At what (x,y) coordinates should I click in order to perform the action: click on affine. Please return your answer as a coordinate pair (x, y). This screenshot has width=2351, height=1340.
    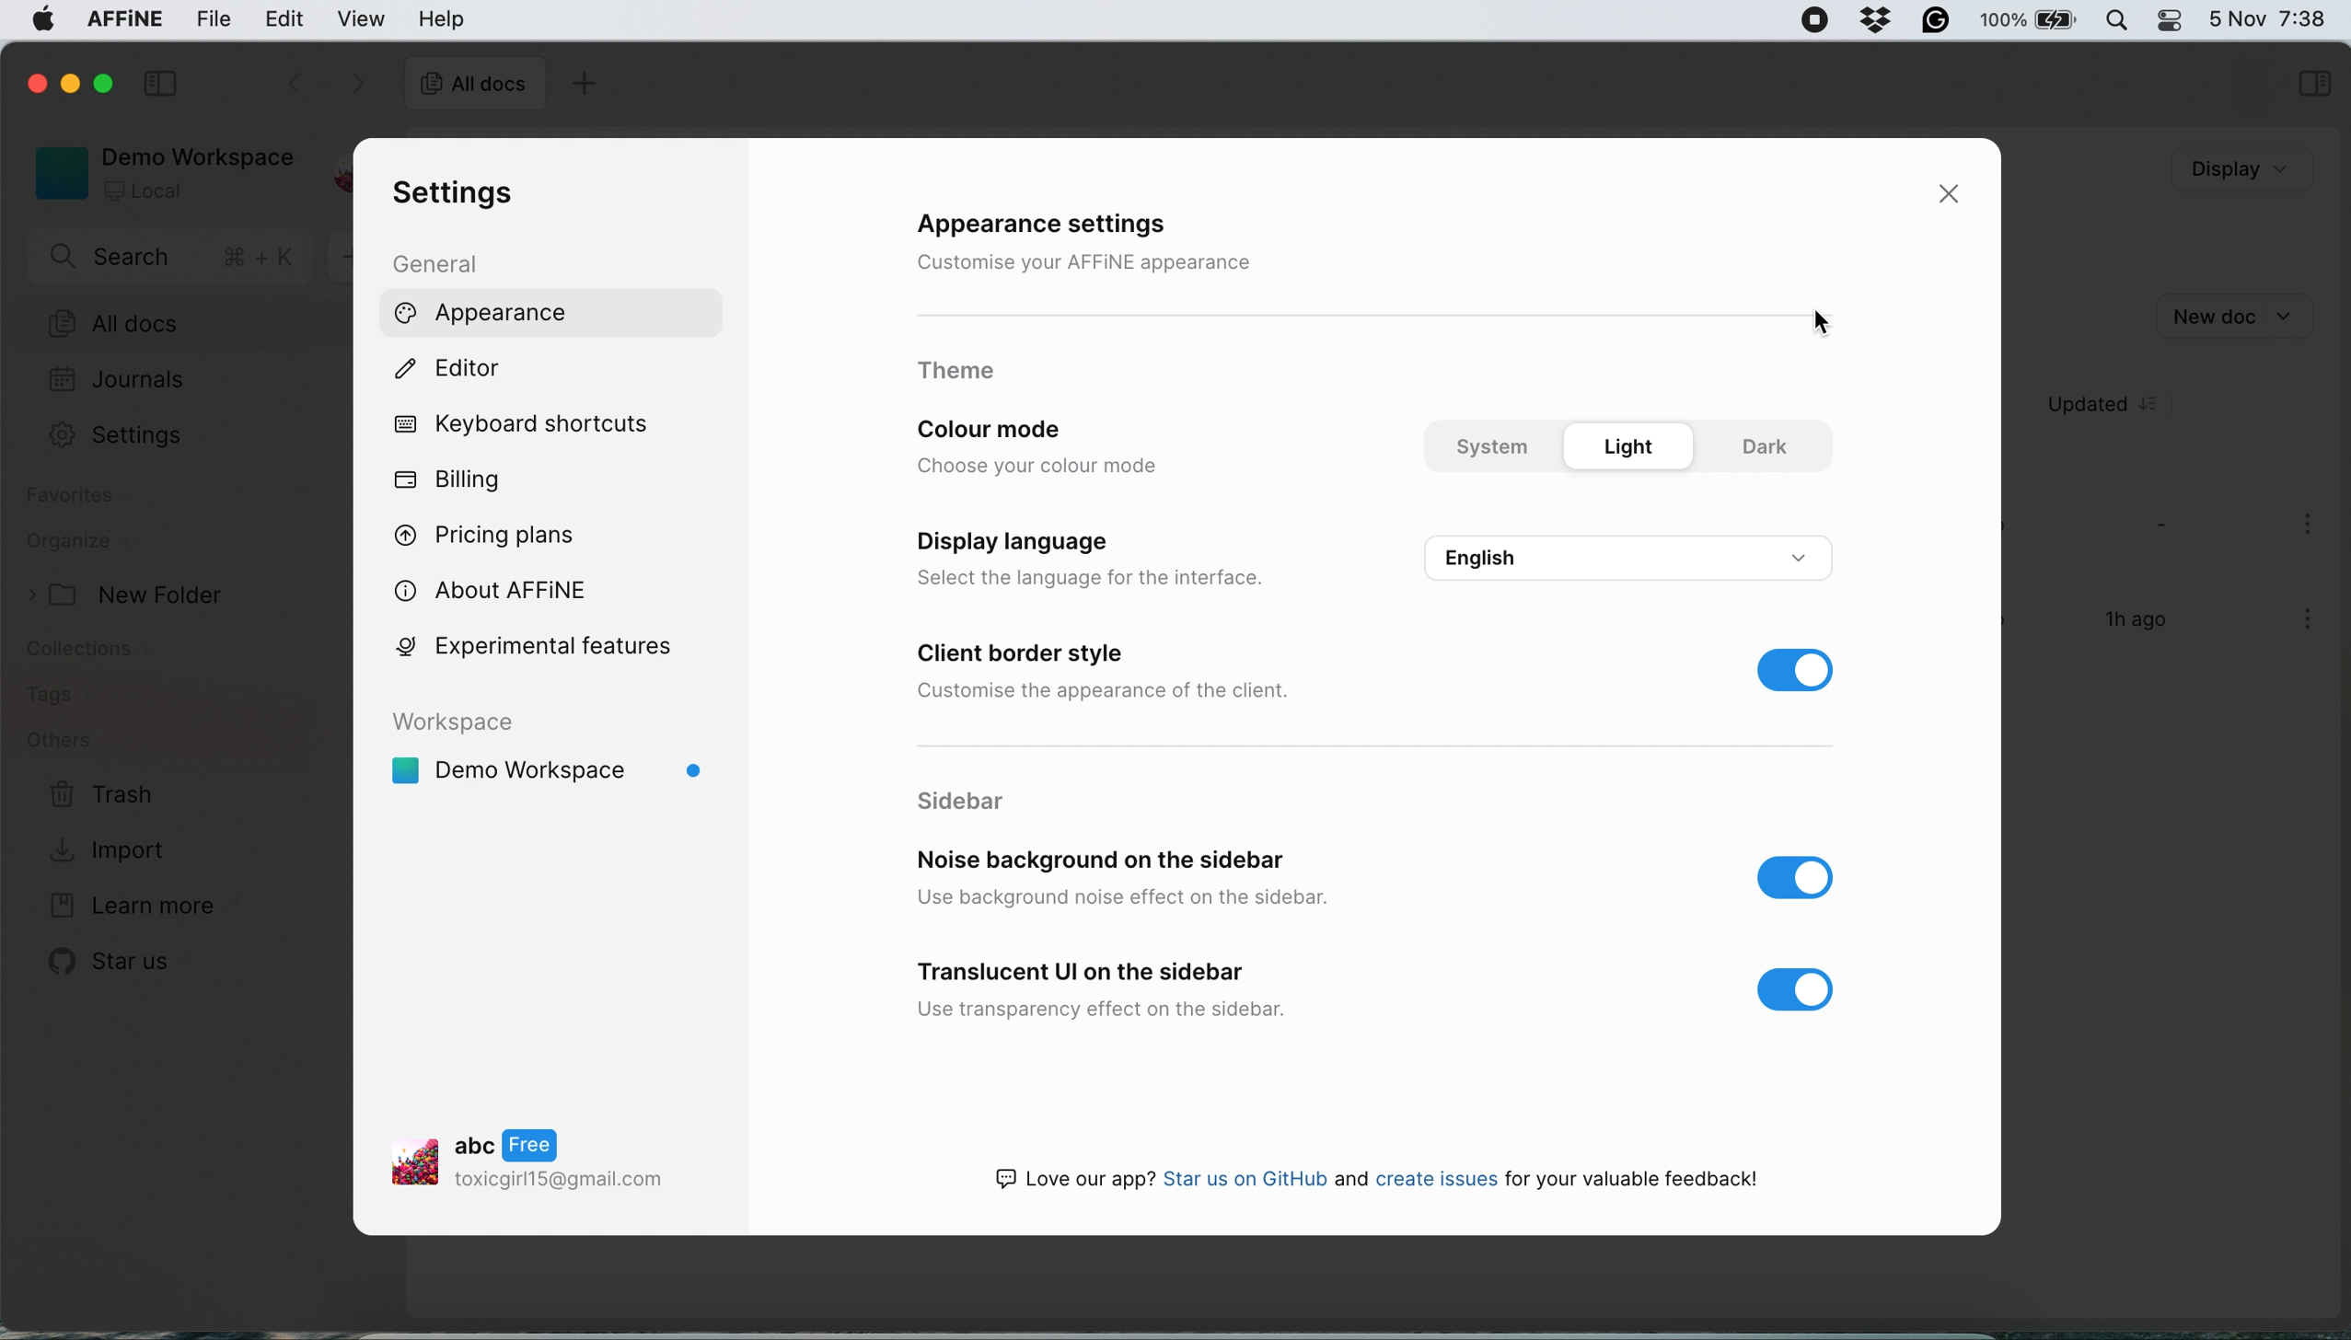
    Looking at the image, I should click on (122, 22).